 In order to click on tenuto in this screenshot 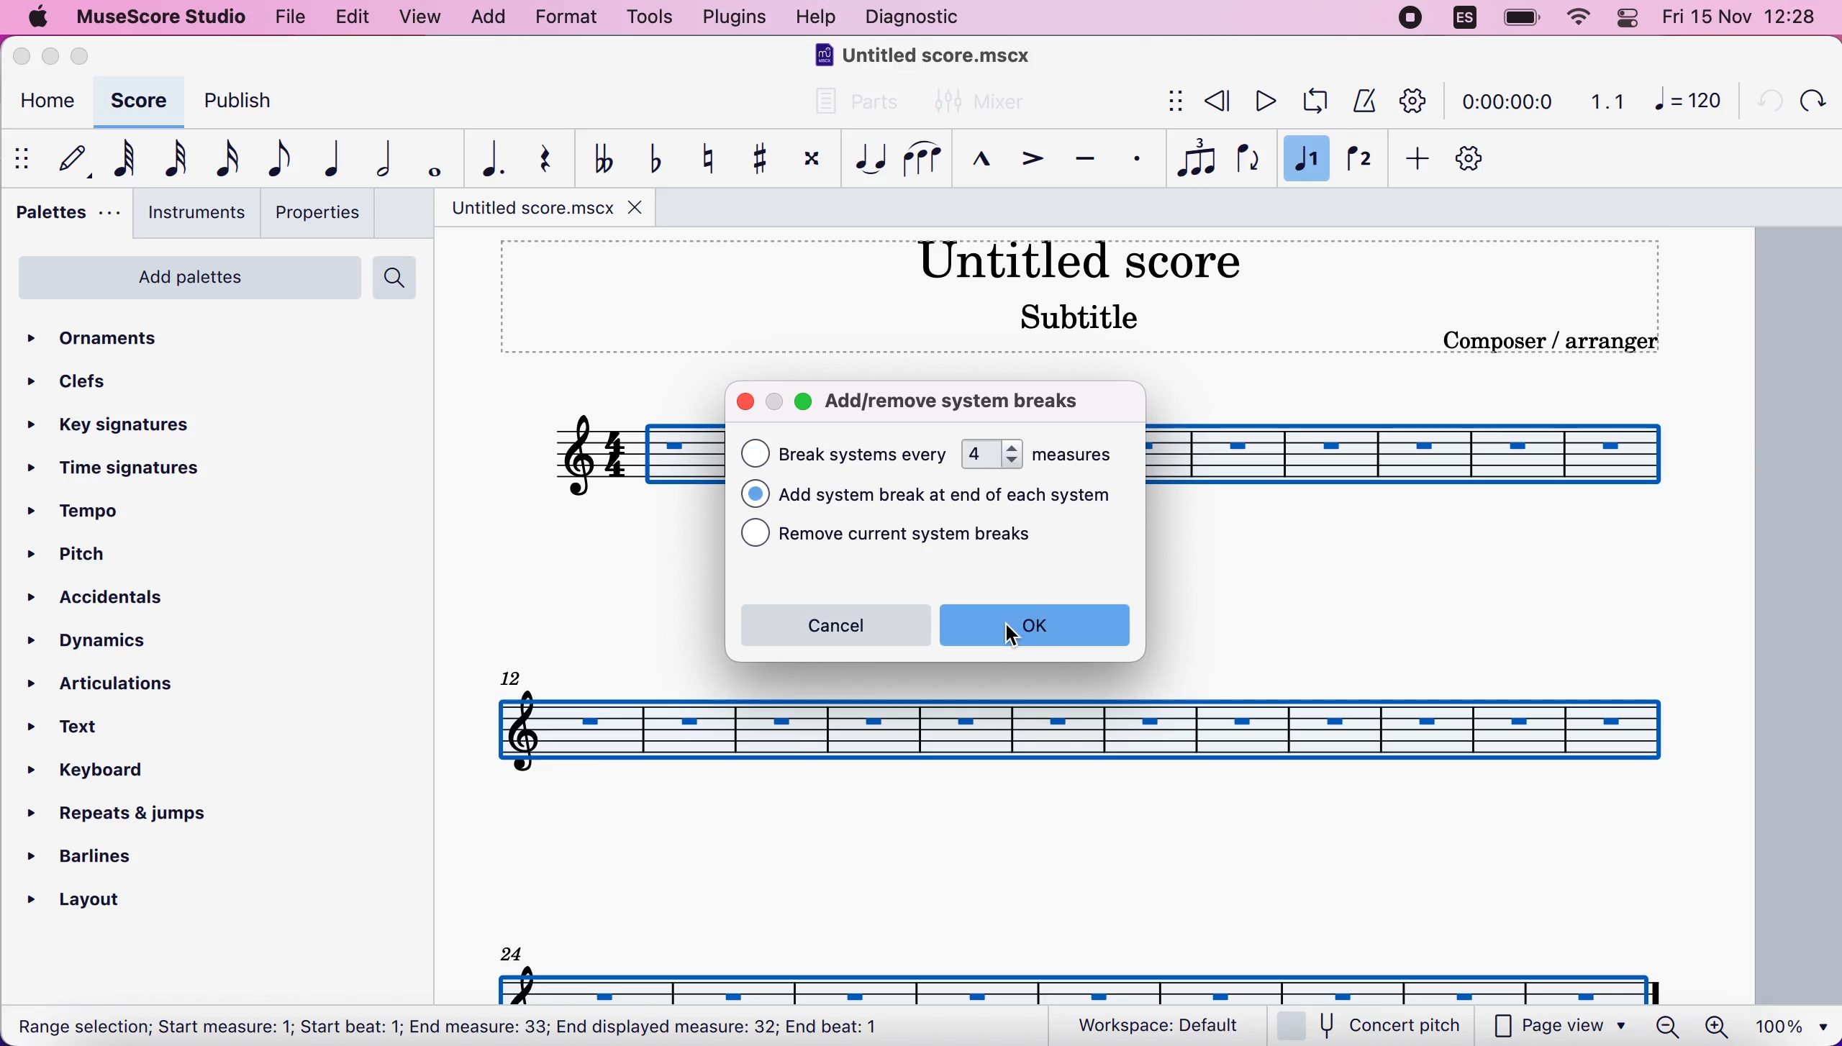, I will do `click(1084, 160)`.